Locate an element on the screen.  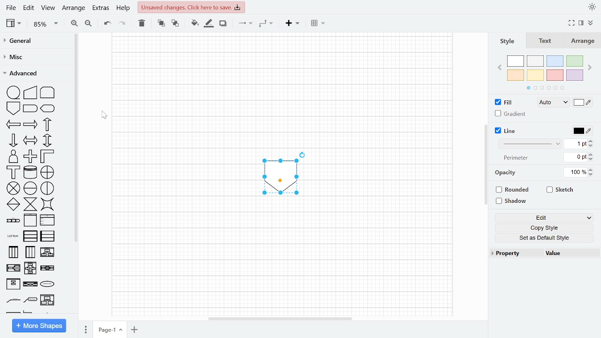
Opacity is located at coordinates (506, 173).